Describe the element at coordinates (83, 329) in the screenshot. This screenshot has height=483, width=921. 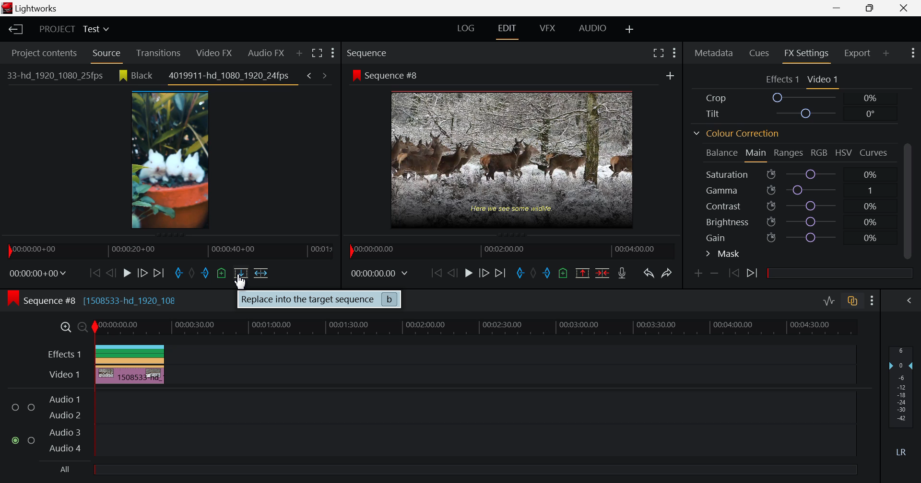
I see `Timeline Zoom Out` at that location.